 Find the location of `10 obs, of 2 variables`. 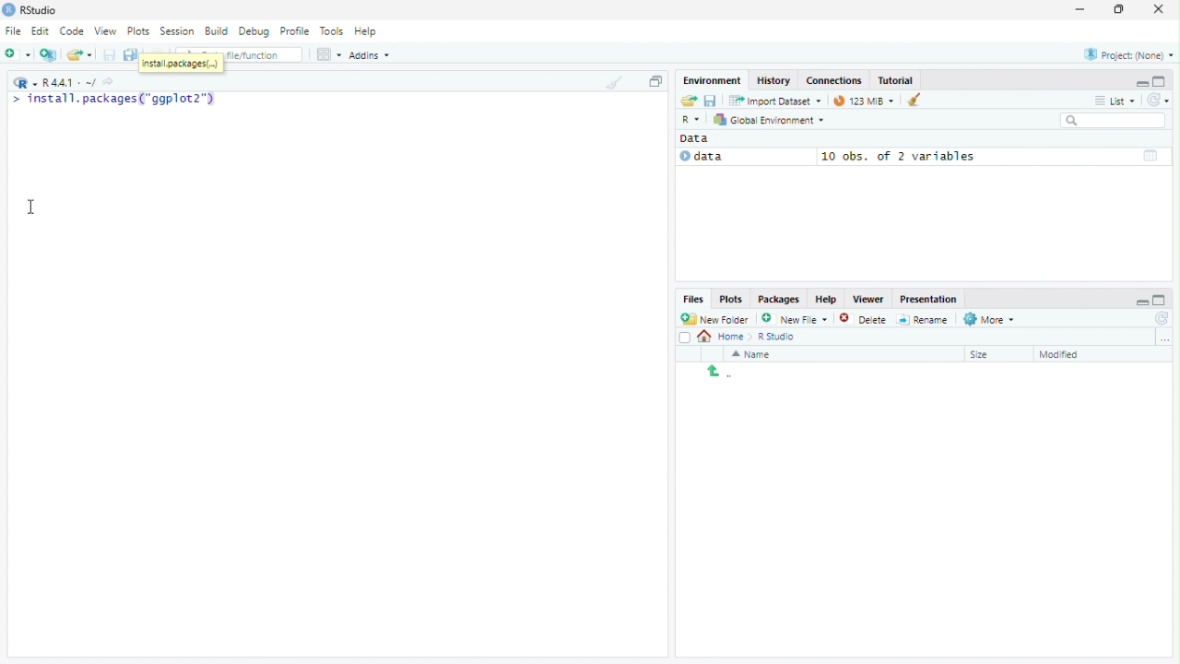

10 obs, of 2 variables is located at coordinates (993, 156).